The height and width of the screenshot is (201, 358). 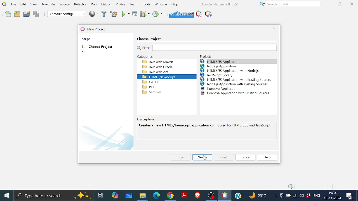 What do you see at coordinates (236, 93) in the screenshot?
I see `Cordova Application with Existing Sources` at bounding box center [236, 93].